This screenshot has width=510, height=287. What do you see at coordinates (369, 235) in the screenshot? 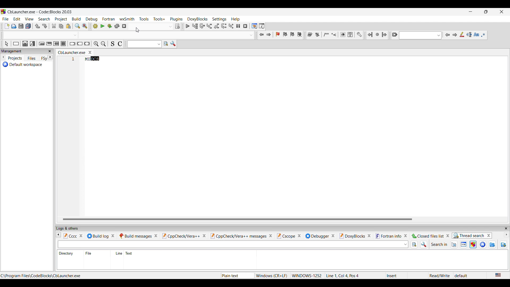
I see `Close DoxyBlocks` at bounding box center [369, 235].